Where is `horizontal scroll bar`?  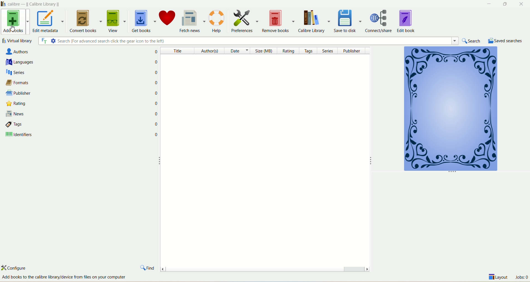 horizontal scroll bar is located at coordinates (264, 268).